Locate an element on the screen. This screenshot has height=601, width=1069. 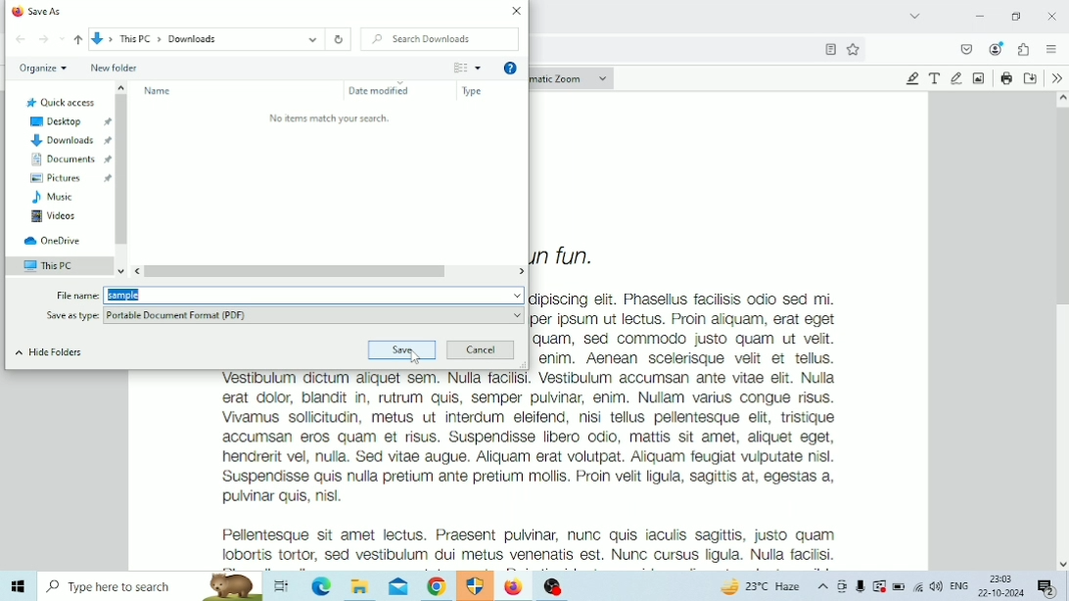
Battery is located at coordinates (900, 586).